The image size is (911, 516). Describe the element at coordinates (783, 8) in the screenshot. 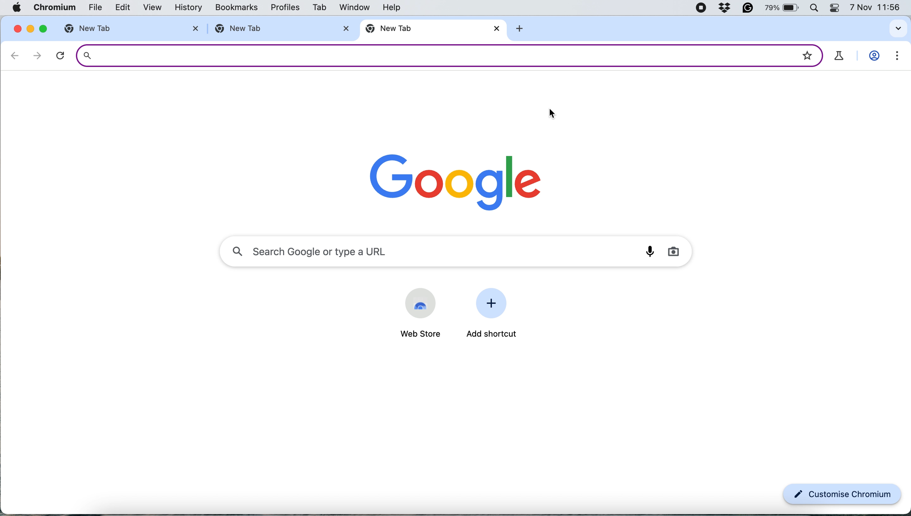

I see `battery` at that location.